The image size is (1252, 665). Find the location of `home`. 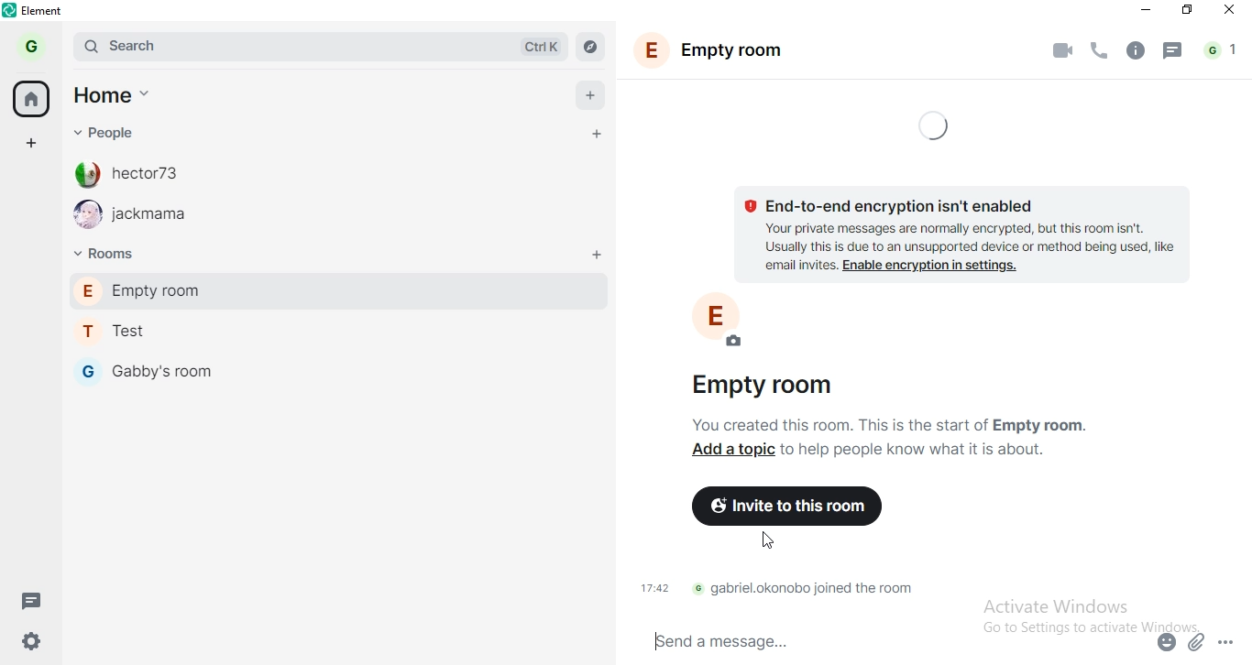

home is located at coordinates (31, 95).